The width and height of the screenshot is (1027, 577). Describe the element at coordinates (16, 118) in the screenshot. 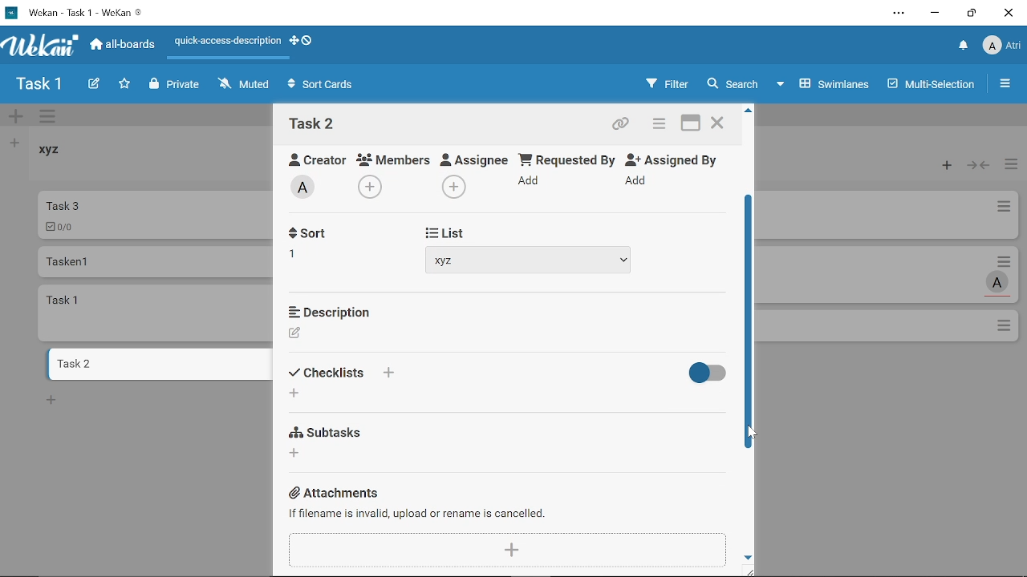

I see `Add swimlane` at that location.